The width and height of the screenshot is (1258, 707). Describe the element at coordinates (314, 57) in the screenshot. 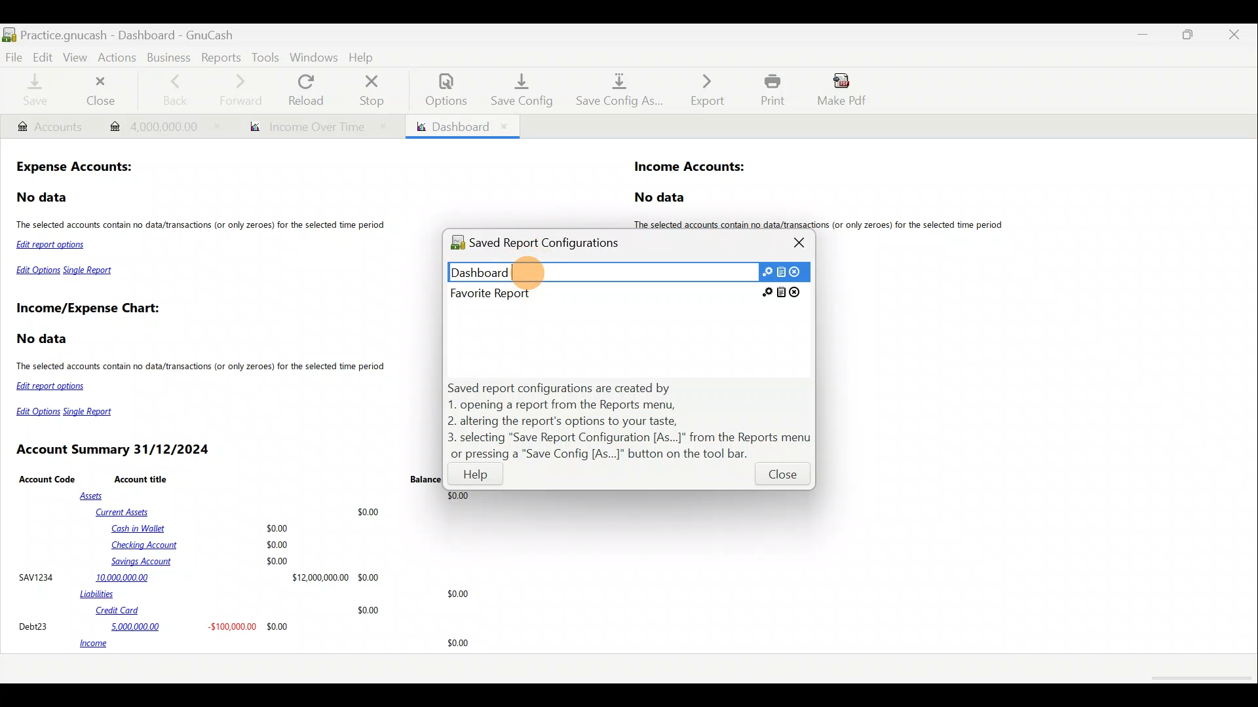

I see `Windows` at that location.